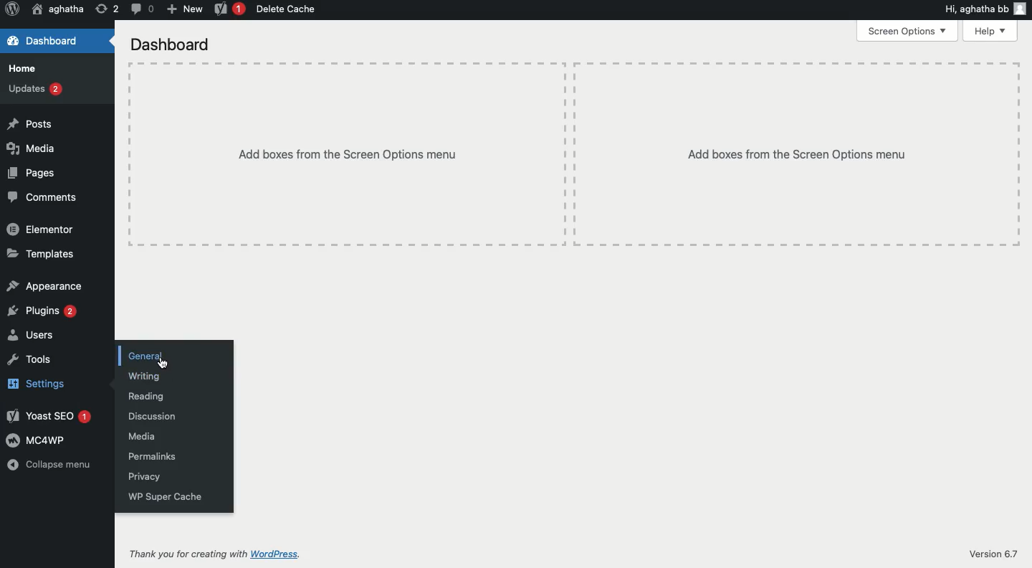  What do you see at coordinates (40, 311) in the screenshot?
I see `Plugins` at bounding box center [40, 311].